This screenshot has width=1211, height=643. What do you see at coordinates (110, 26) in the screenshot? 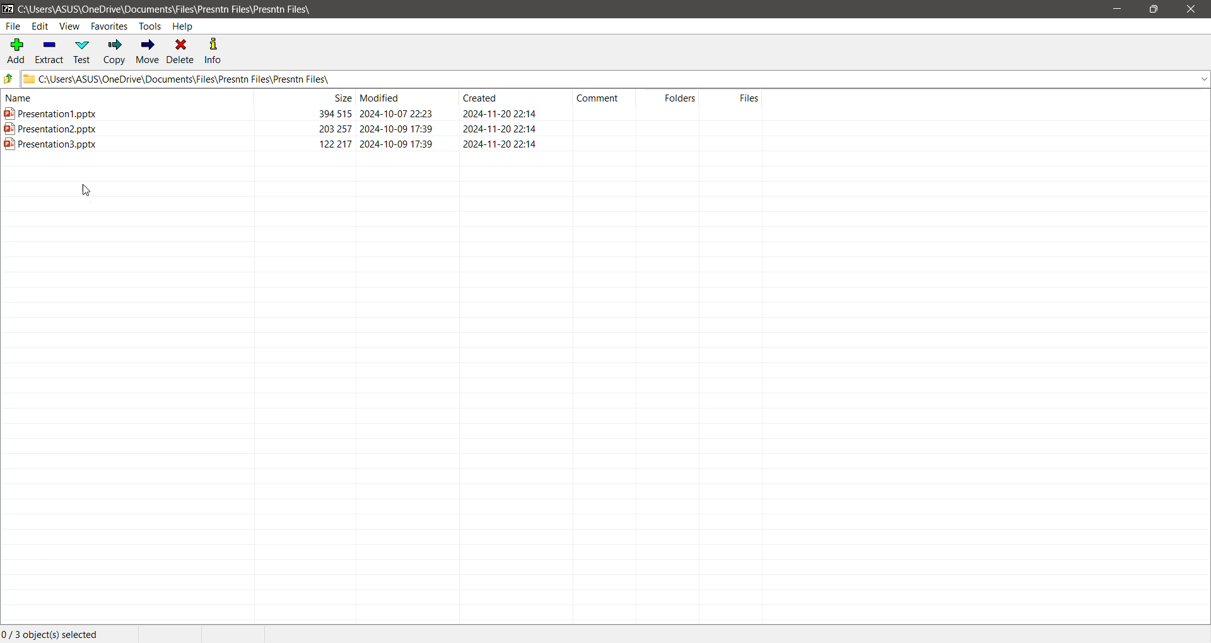
I see `Favorites` at bounding box center [110, 26].